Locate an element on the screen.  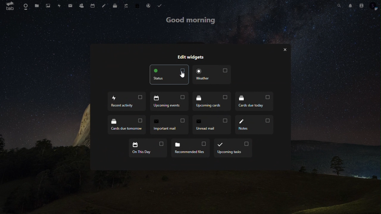
search is located at coordinates (340, 5).